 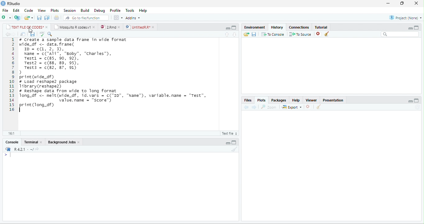 What do you see at coordinates (42, 11) in the screenshot?
I see `View` at bounding box center [42, 11].